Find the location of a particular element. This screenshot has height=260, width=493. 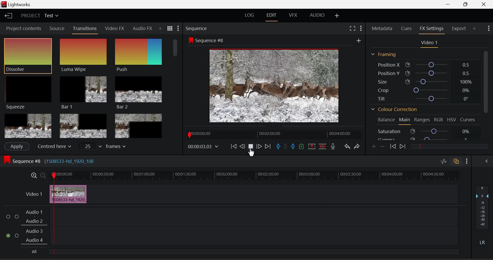

Delete/Cut is located at coordinates (324, 146).